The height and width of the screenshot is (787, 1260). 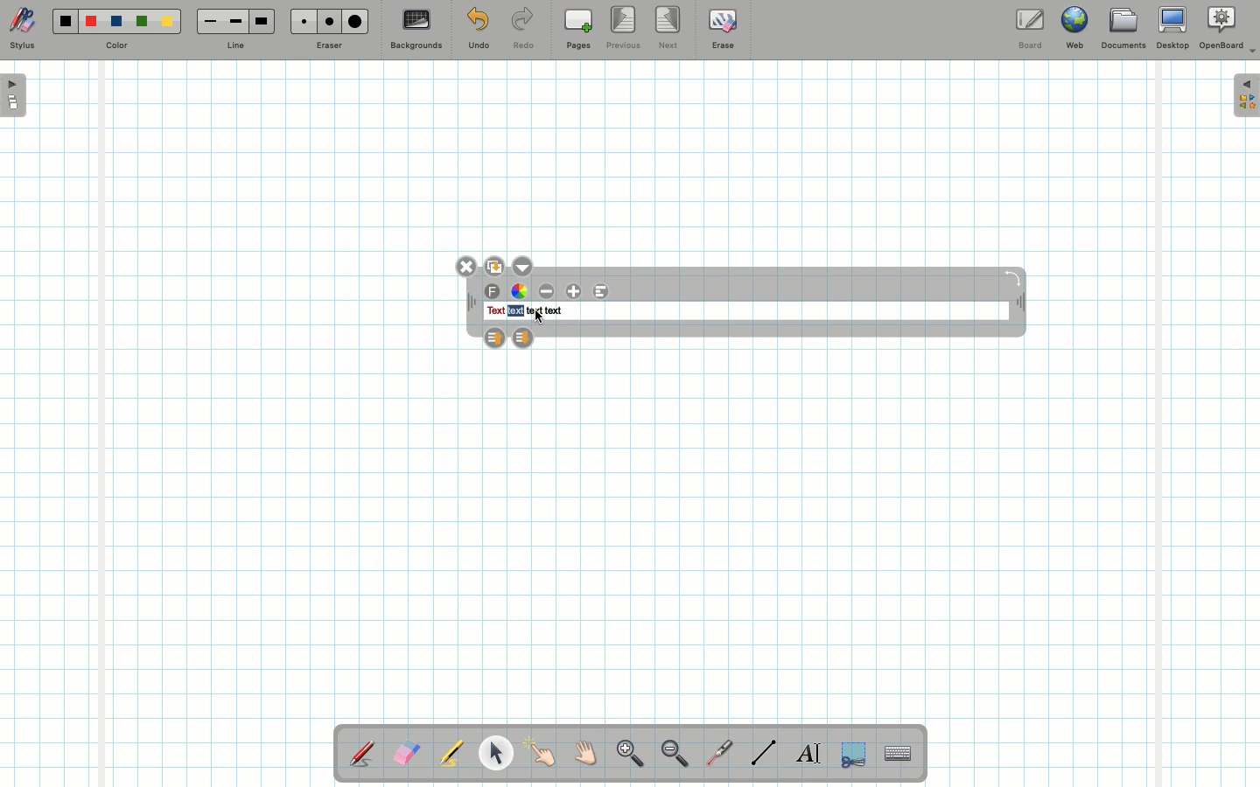 What do you see at coordinates (416, 30) in the screenshot?
I see `Backgrounds` at bounding box center [416, 30].